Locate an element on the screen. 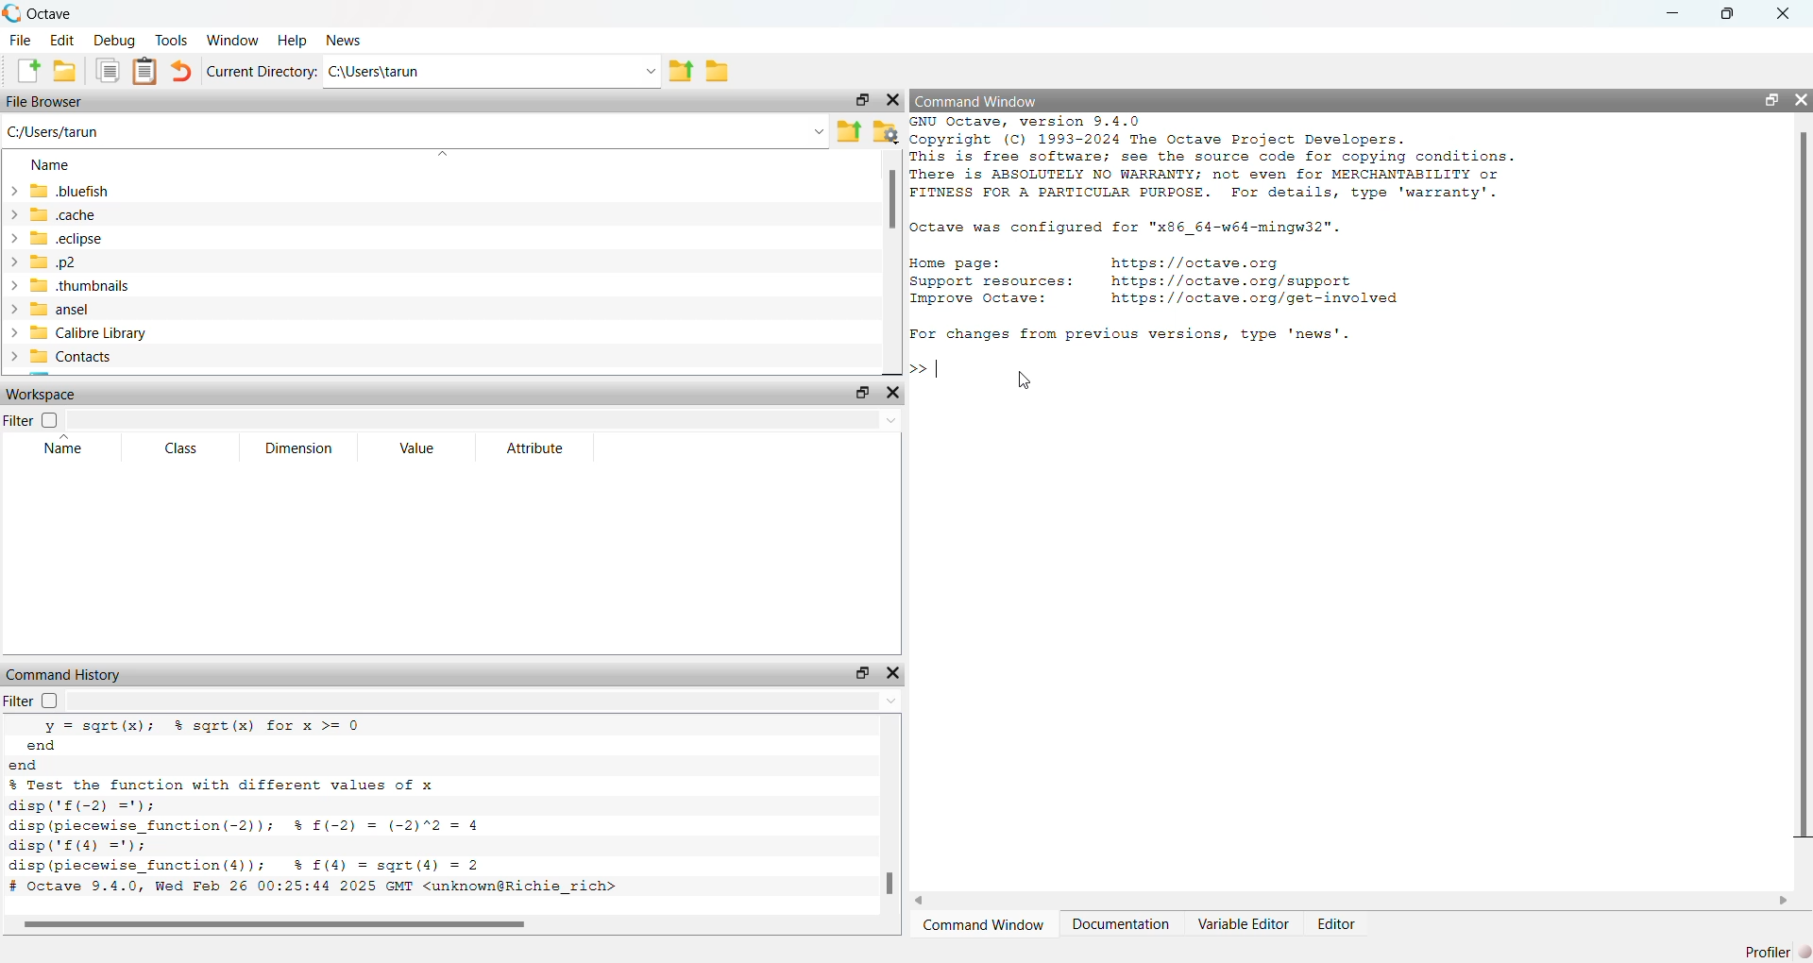 The height and width of the screenshot is (963, 1813). New script is located at coordinates (30, 71).